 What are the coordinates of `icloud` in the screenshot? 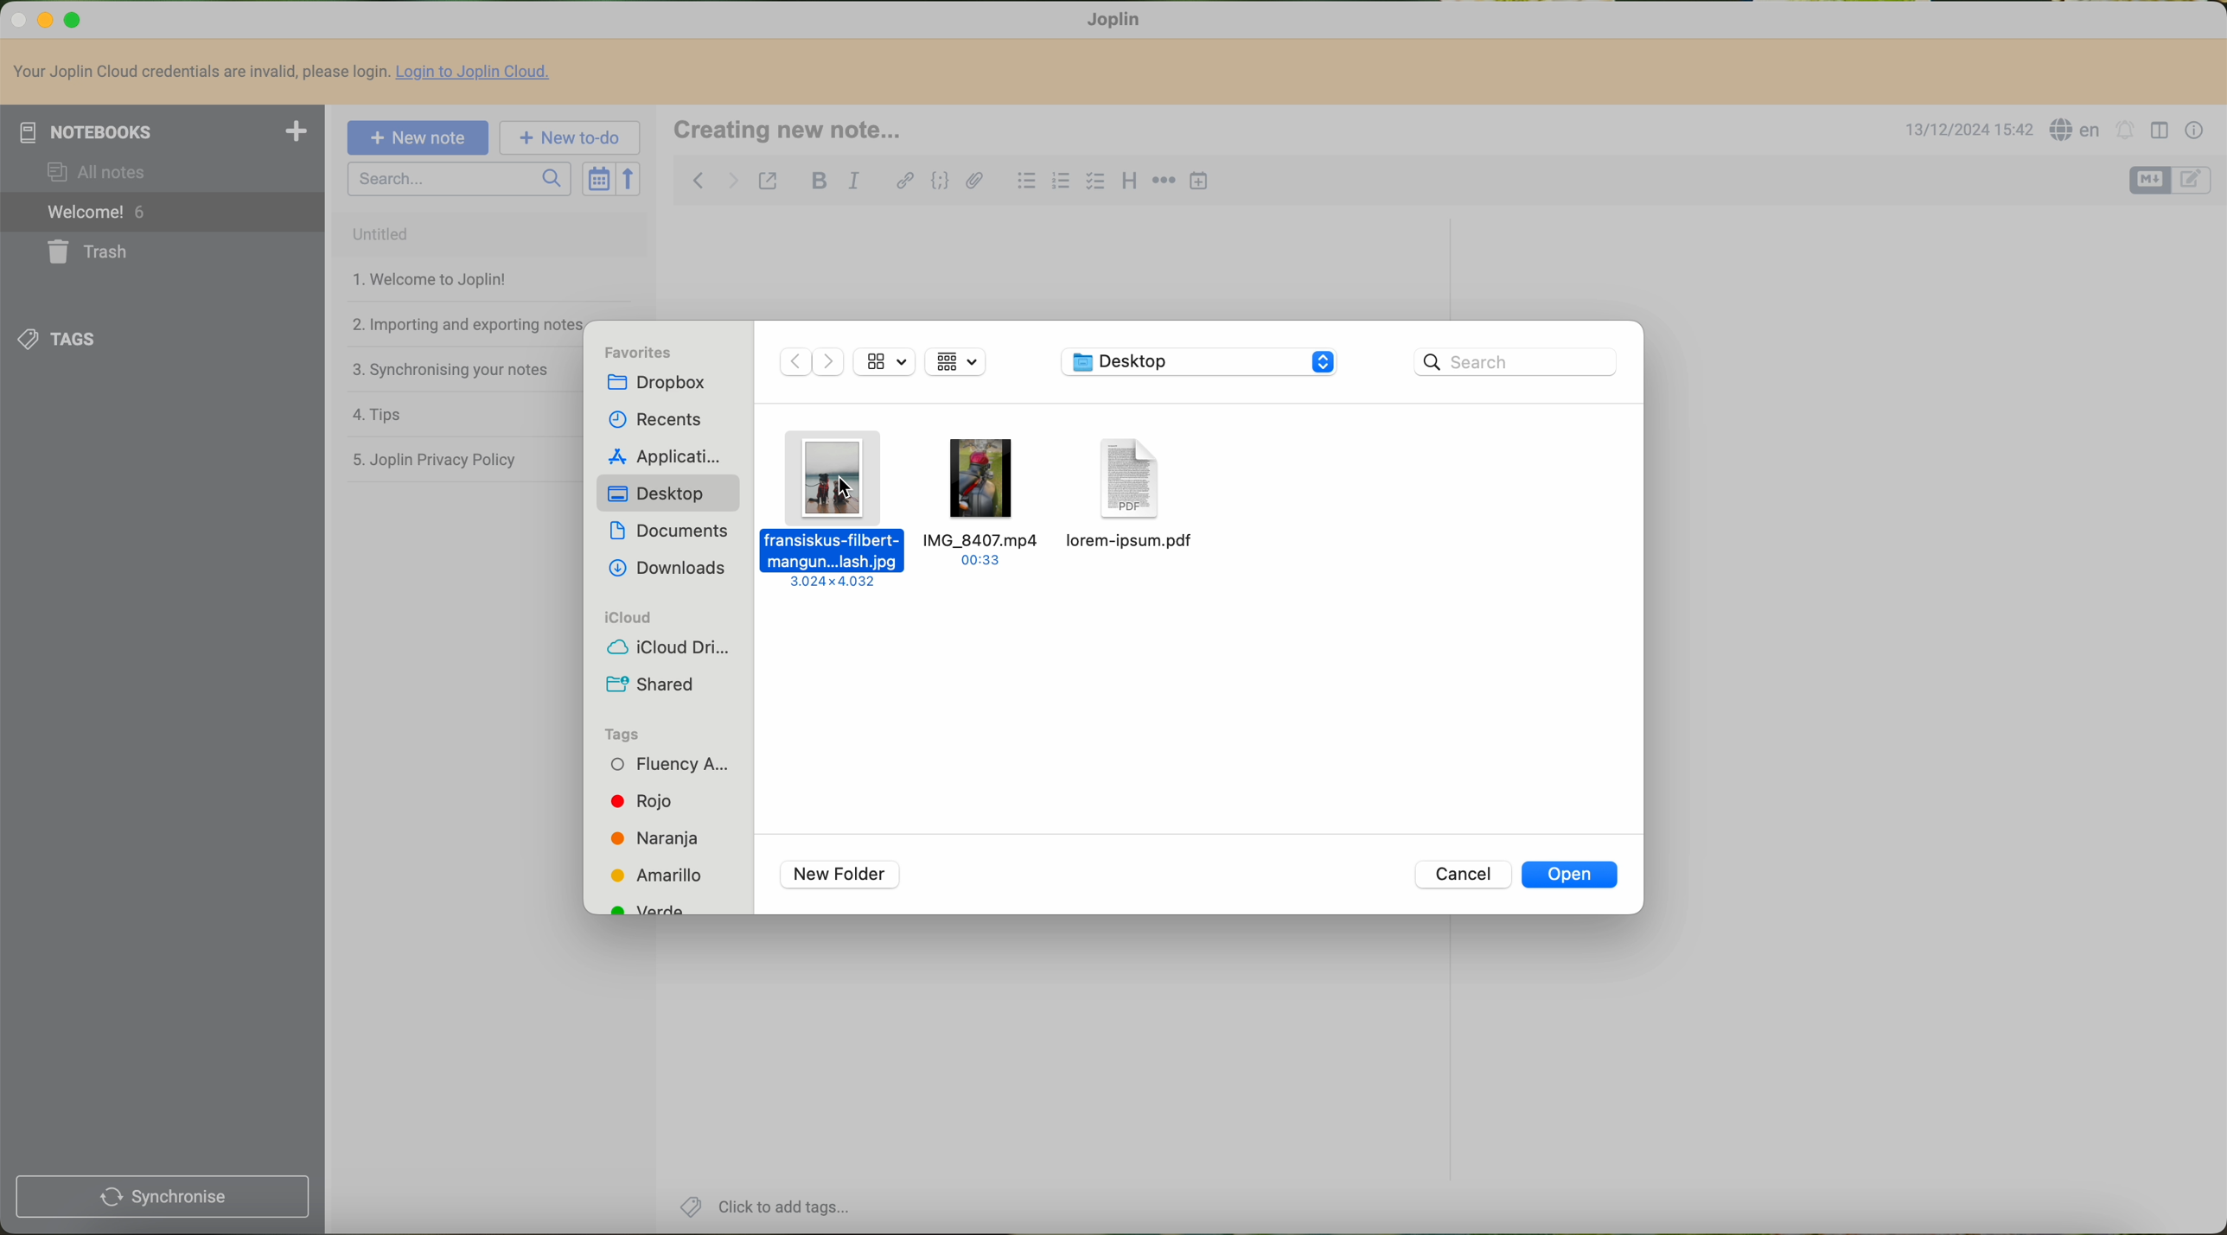 It's located at (625, 617).